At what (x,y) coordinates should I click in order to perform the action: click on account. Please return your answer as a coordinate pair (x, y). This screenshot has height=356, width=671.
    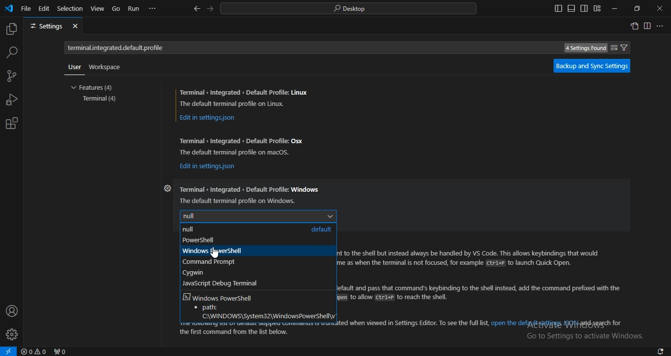
    Looking at the image, I should click on (11, 311).